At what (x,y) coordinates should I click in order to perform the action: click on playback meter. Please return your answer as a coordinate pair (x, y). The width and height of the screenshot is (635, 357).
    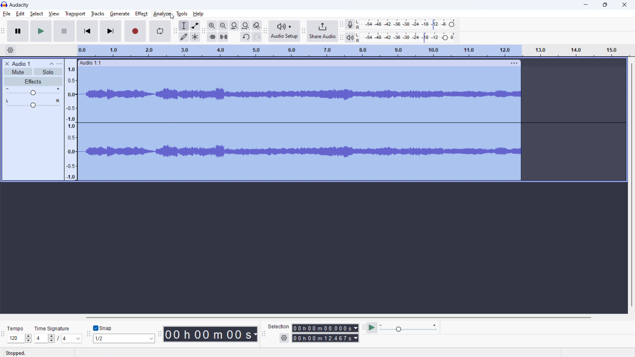
    Looking at the image, I should click on (350, 37).